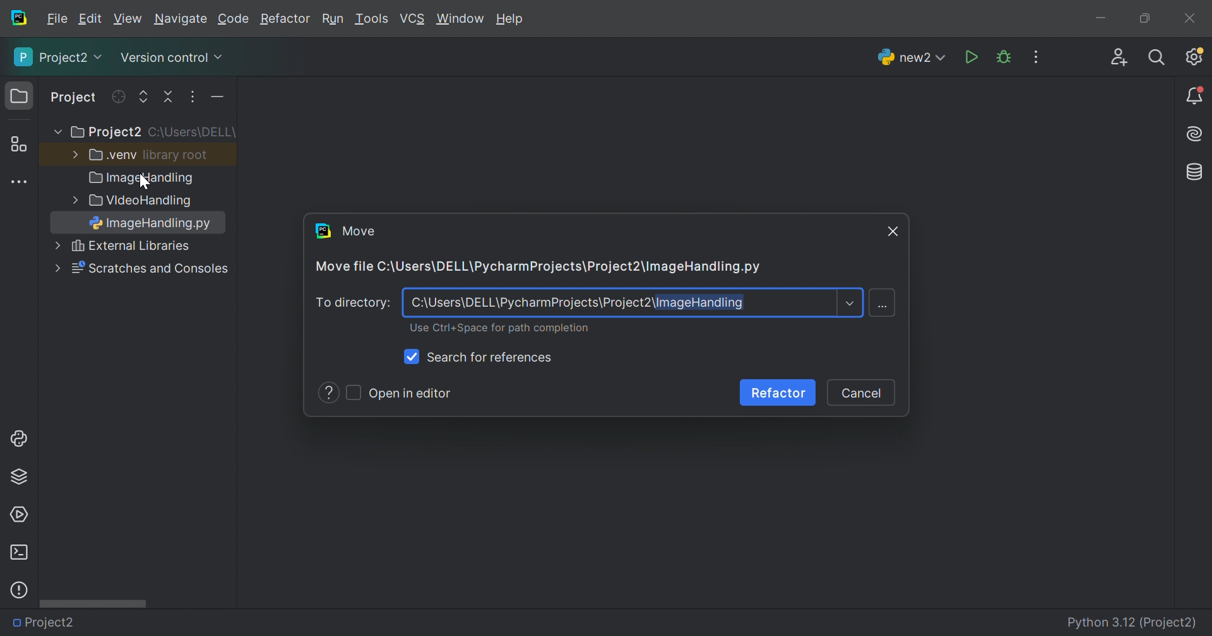  What do you see at coordinates (170, 97) in the screenshot?
I see `Collapse all` at bounding box center [170, 97].